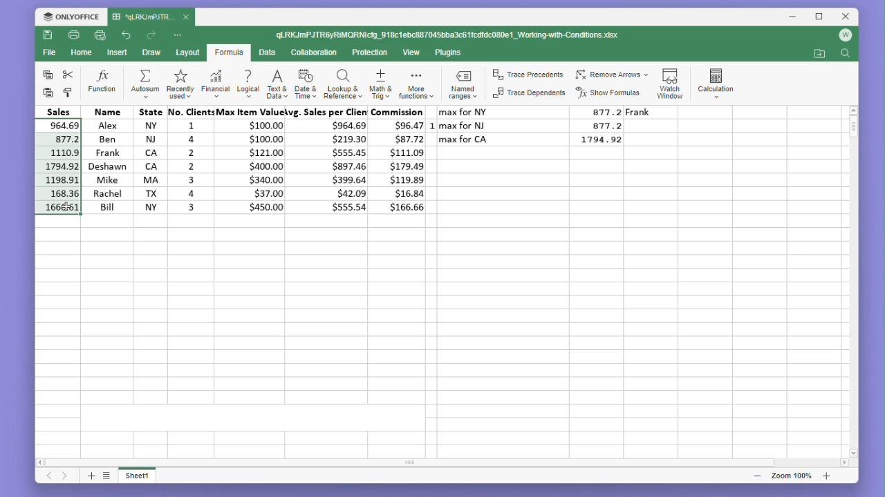 The image size is (885, 497). What do you see at coordinates (47, 35) in the screenshot?
I see `Save ` at bounding box center [47, 35].